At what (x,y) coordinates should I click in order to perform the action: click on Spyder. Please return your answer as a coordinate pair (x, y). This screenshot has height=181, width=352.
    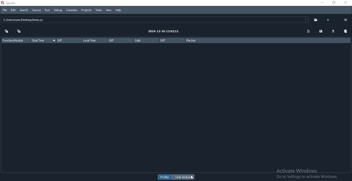
    Looking at the image, I should click on (19, 3).